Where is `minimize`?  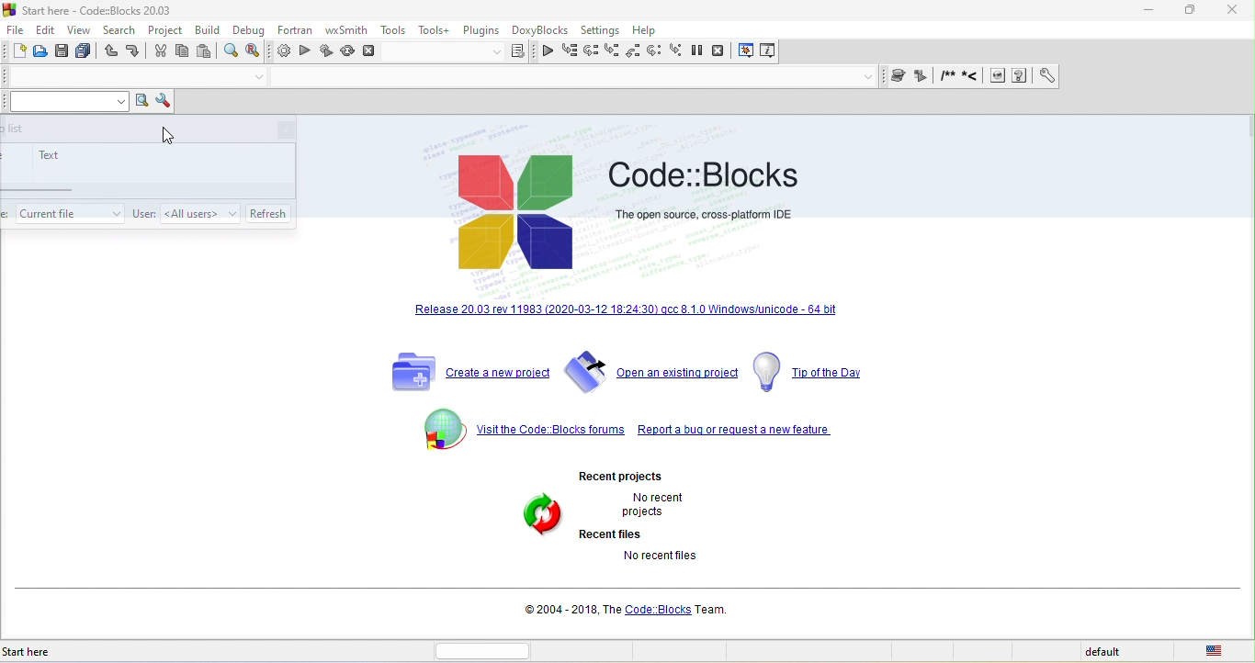
minimize is located at coordinates (1154, 10).